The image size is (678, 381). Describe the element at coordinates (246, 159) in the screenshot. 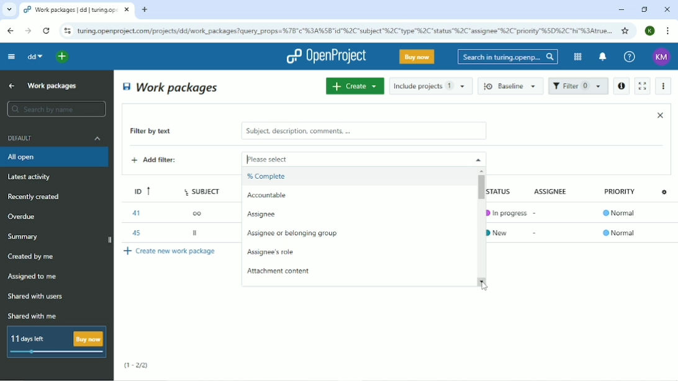

I see `typing cursor` at that location.